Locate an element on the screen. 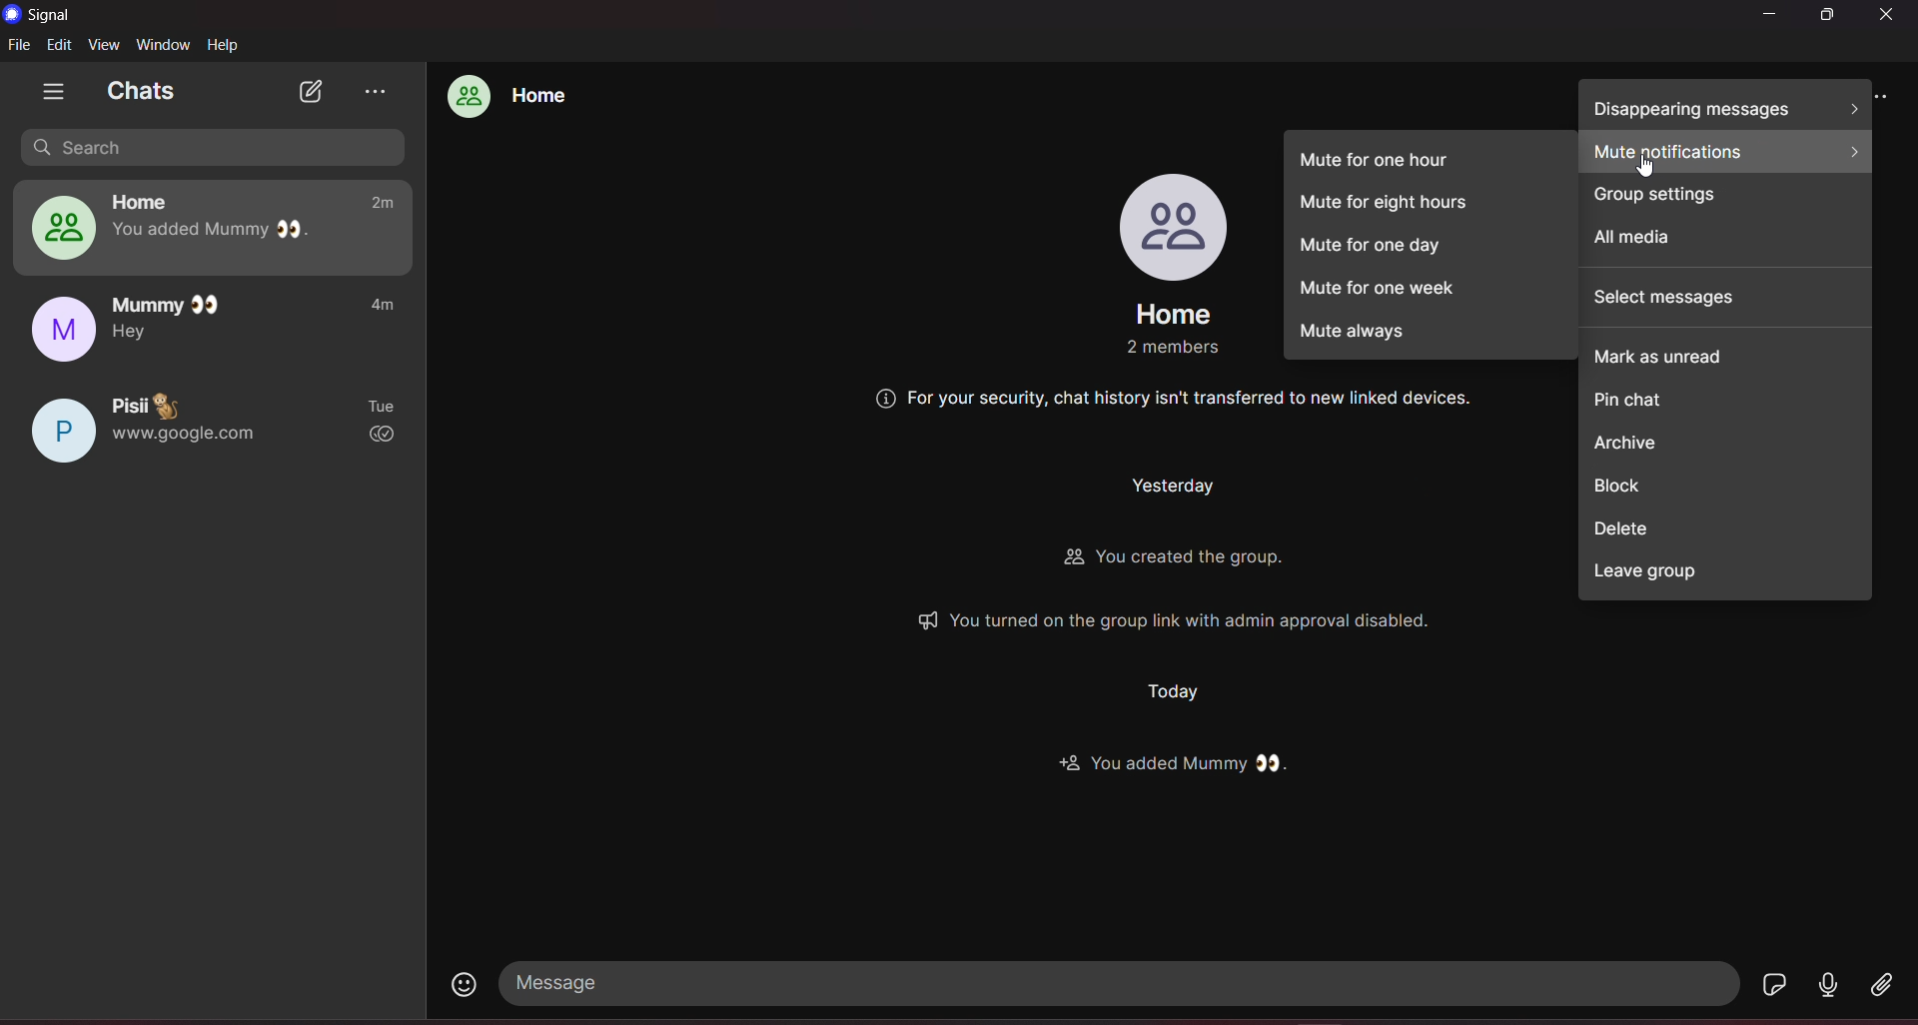 The width and height of the screenshot is (1918, 1025). file share is located at coordinates (1880, 985).